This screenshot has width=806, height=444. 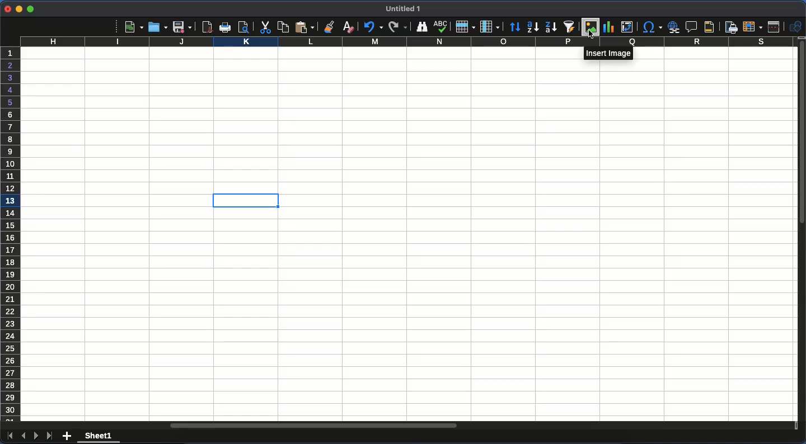 What do you see at coordinates (264, 28) in the screenshot?
I see `cut` at bounding box center [264, 28].